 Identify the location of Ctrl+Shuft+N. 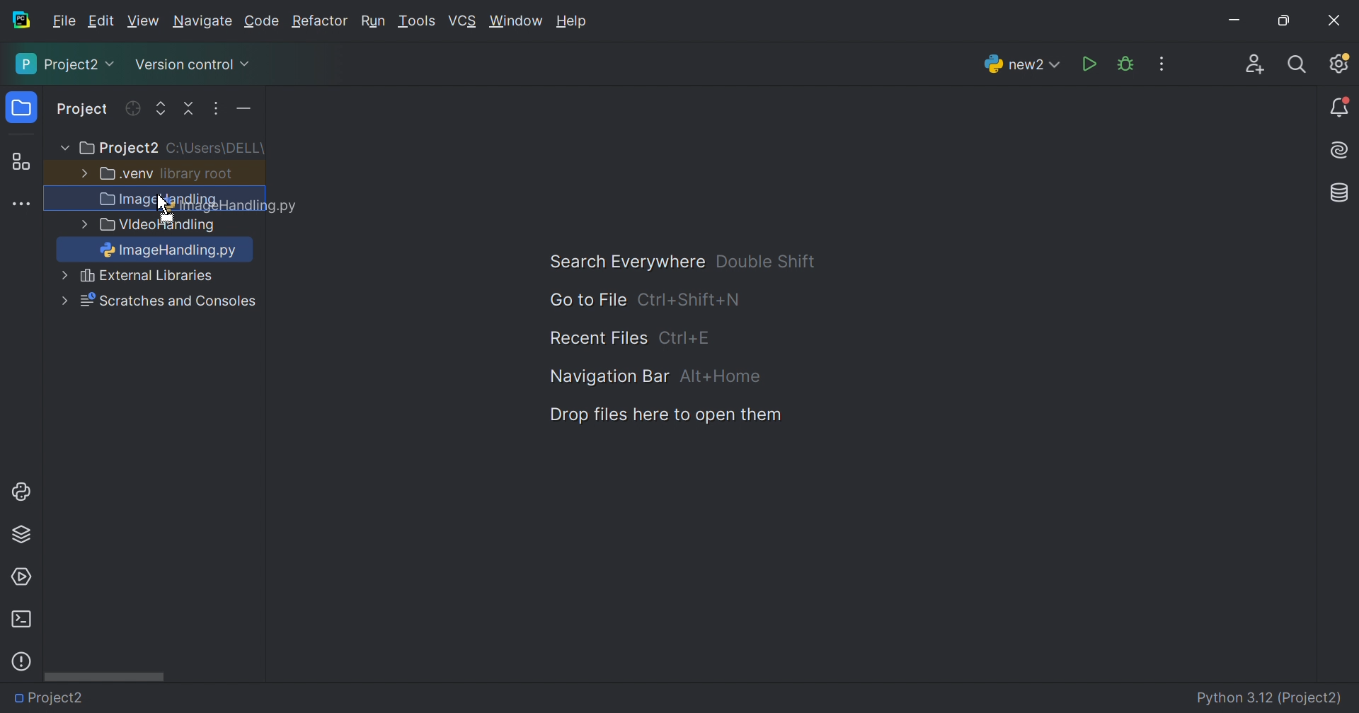
(689, 301).